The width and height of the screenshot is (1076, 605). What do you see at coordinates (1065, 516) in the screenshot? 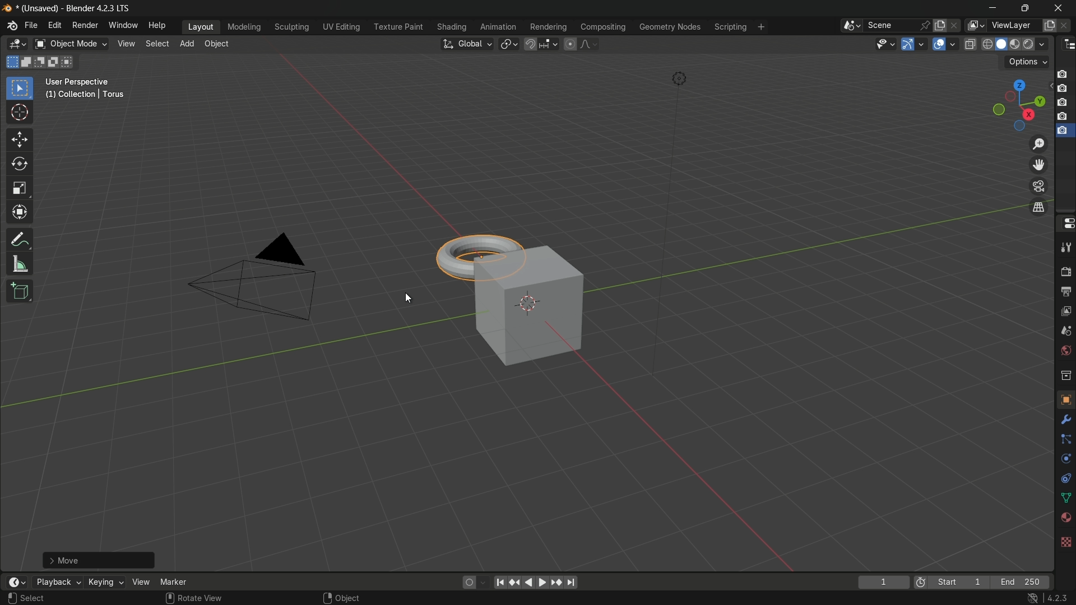
I see `material` at bounding box center [1065, 516].